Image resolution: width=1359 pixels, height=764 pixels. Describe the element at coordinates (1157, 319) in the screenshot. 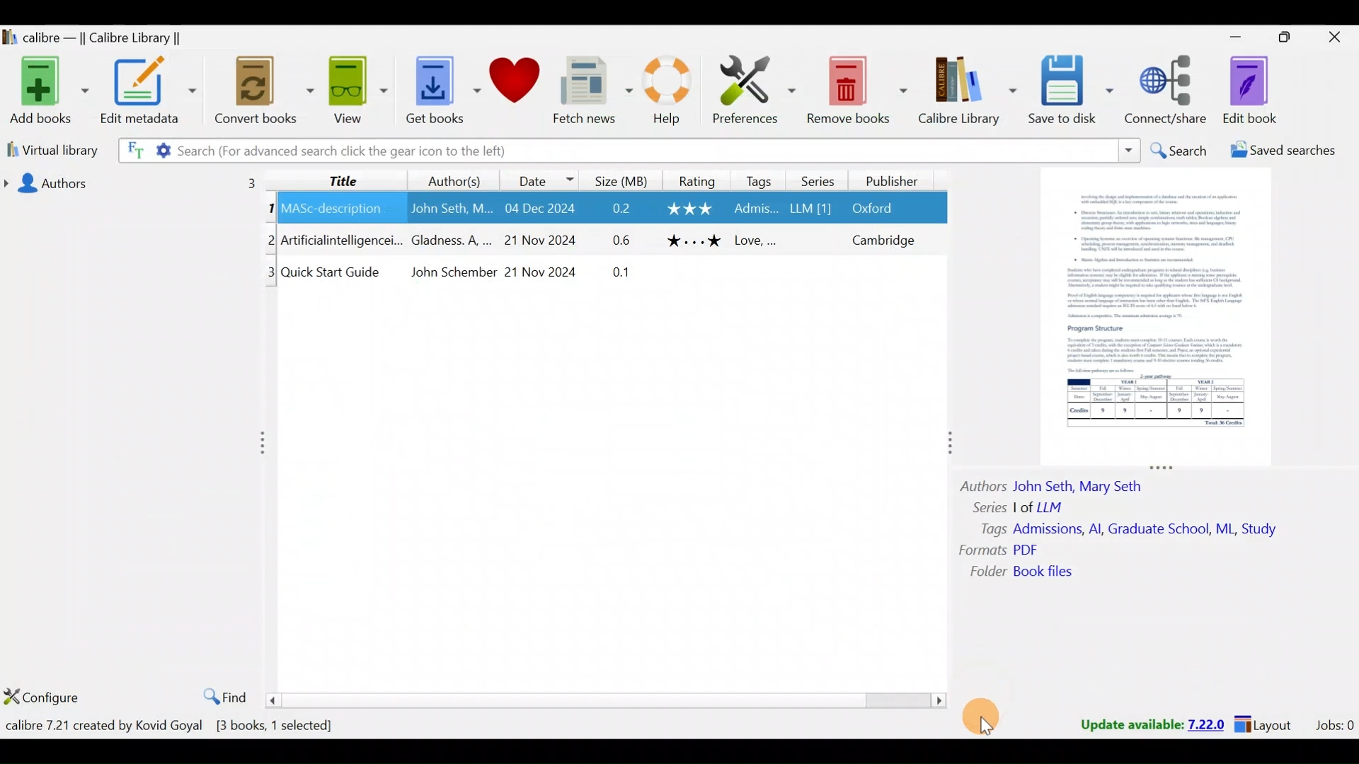

I see `` at that location.